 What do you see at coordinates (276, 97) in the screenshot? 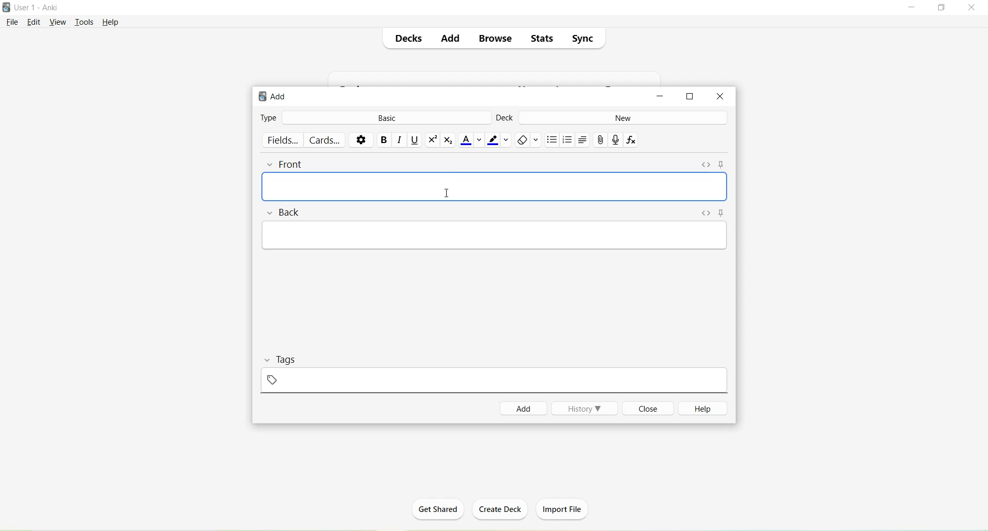
I see `Add` at bounding box center [276, 97].